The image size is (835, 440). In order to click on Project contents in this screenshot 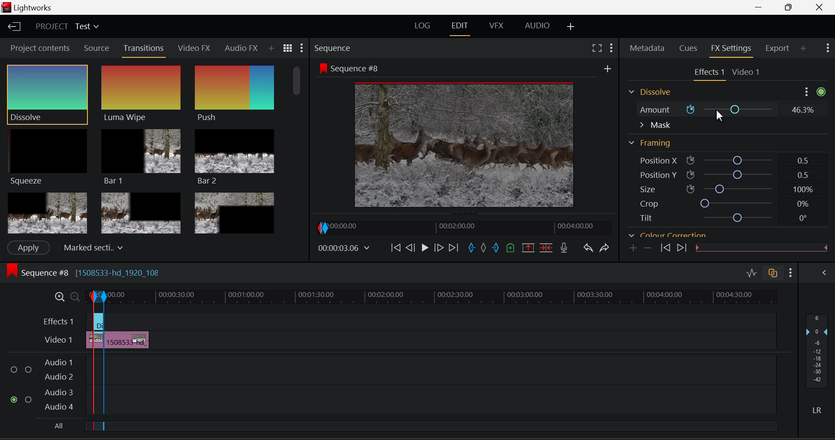, I will do `click(39, 47)`.